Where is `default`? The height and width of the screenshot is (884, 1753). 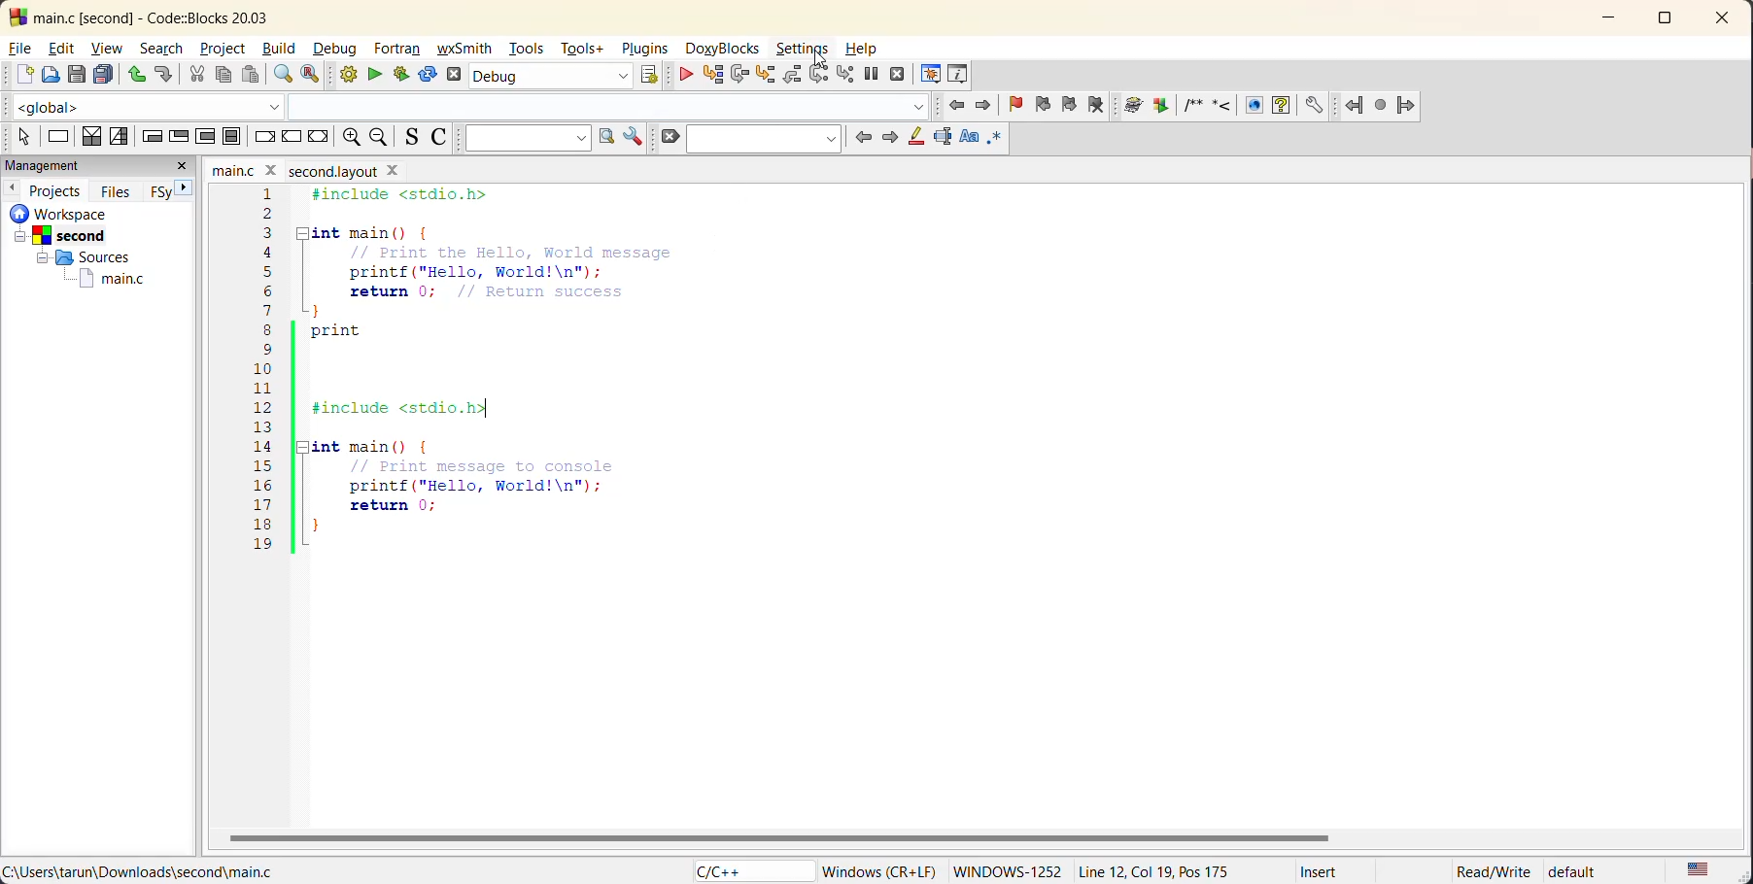 default is located at coordinates (1584, 871).